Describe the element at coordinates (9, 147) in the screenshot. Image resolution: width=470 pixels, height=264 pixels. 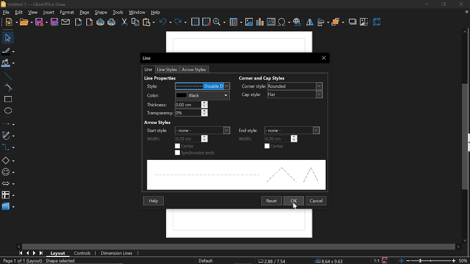
I see `connectors` at that location.